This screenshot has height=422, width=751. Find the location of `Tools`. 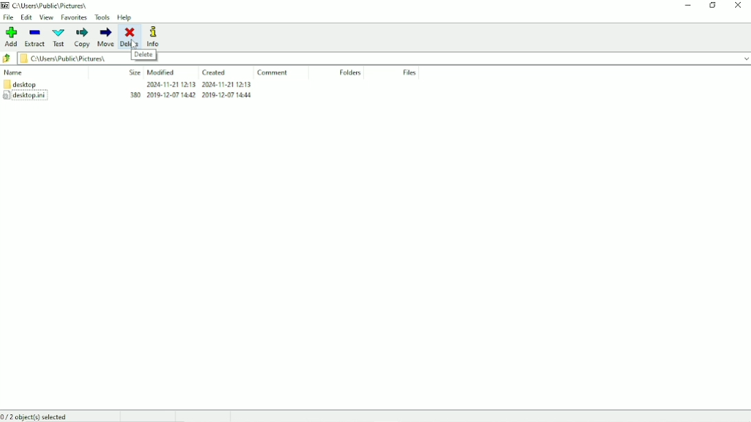

Tools is located at coordinates (102, 18).